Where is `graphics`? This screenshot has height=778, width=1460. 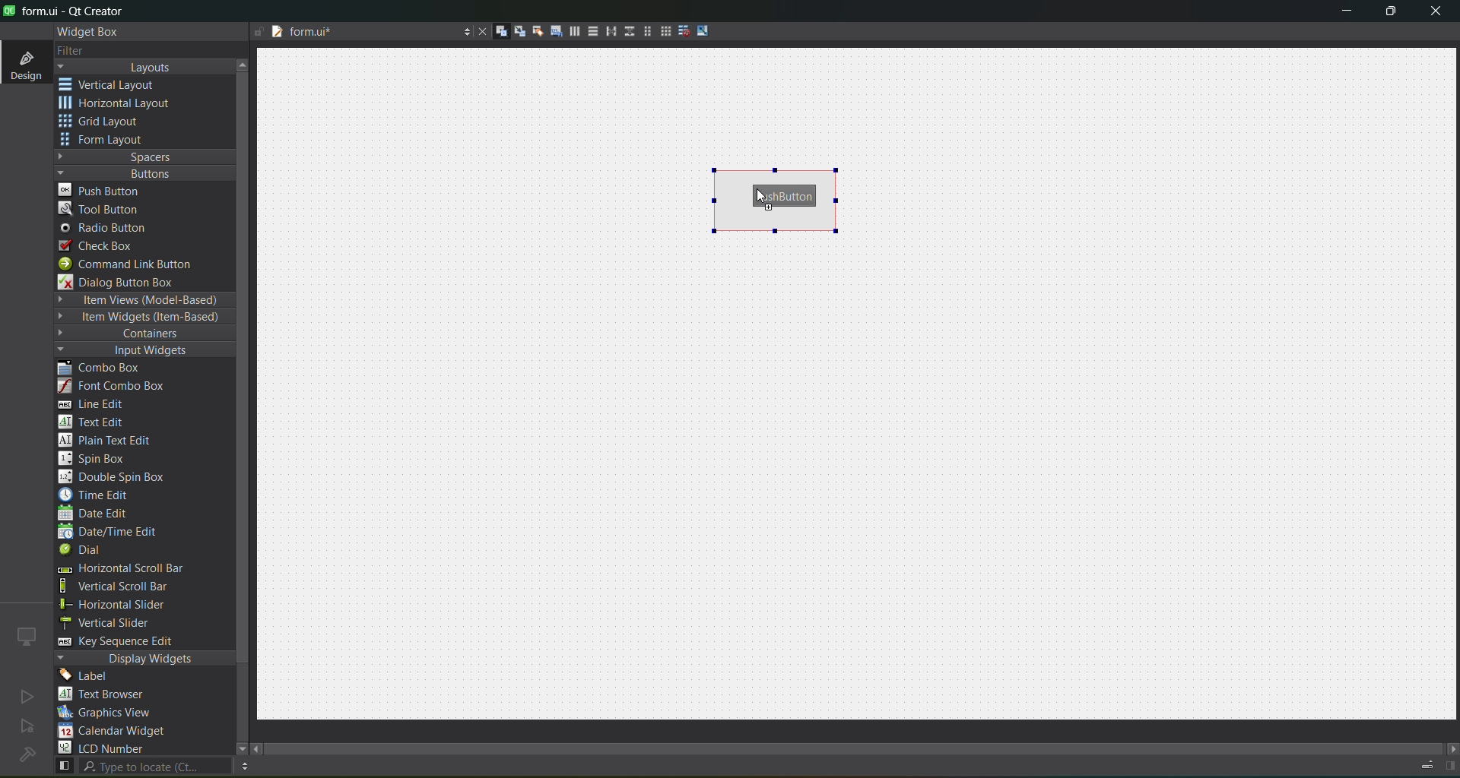 graphics is located at coordinates (111, 712).